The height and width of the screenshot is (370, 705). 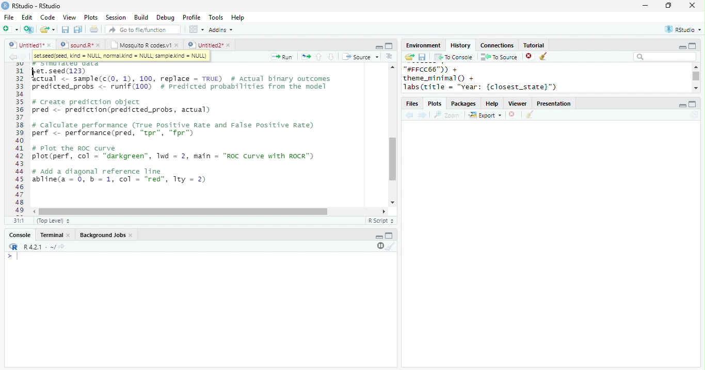 I want to click on "#FFCC66")) +theme_minimal() +labs(title = "year: {closest_state}"), so click(x=493, y=78).